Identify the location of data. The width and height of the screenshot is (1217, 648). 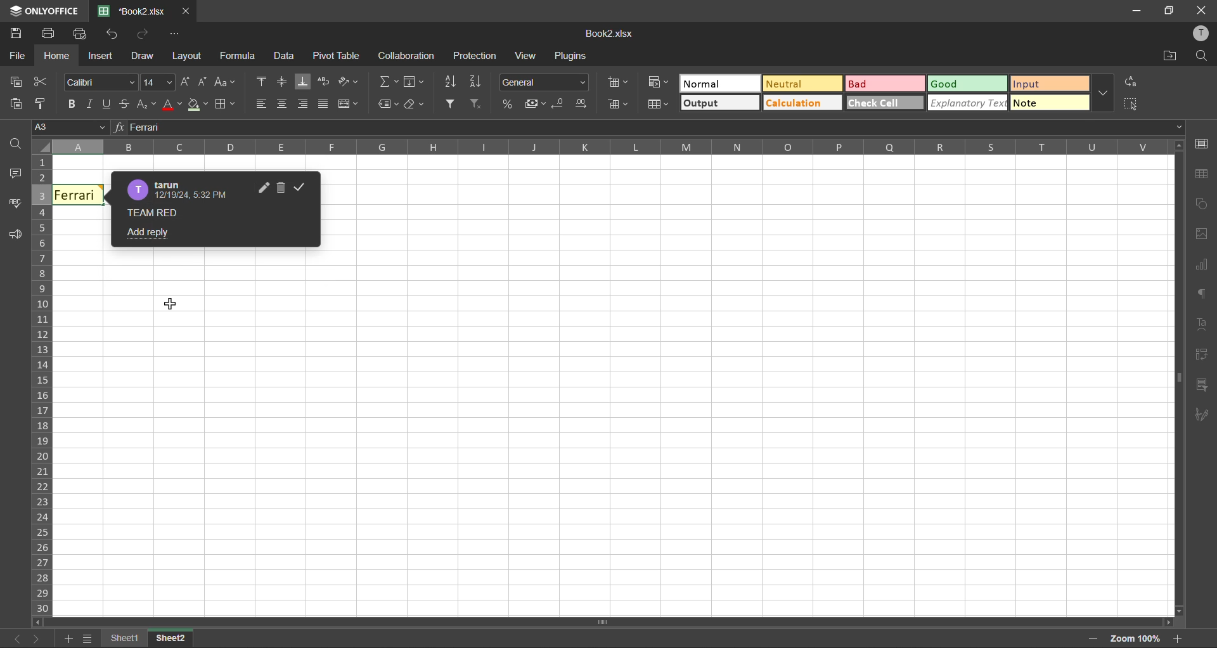
(283, 58).